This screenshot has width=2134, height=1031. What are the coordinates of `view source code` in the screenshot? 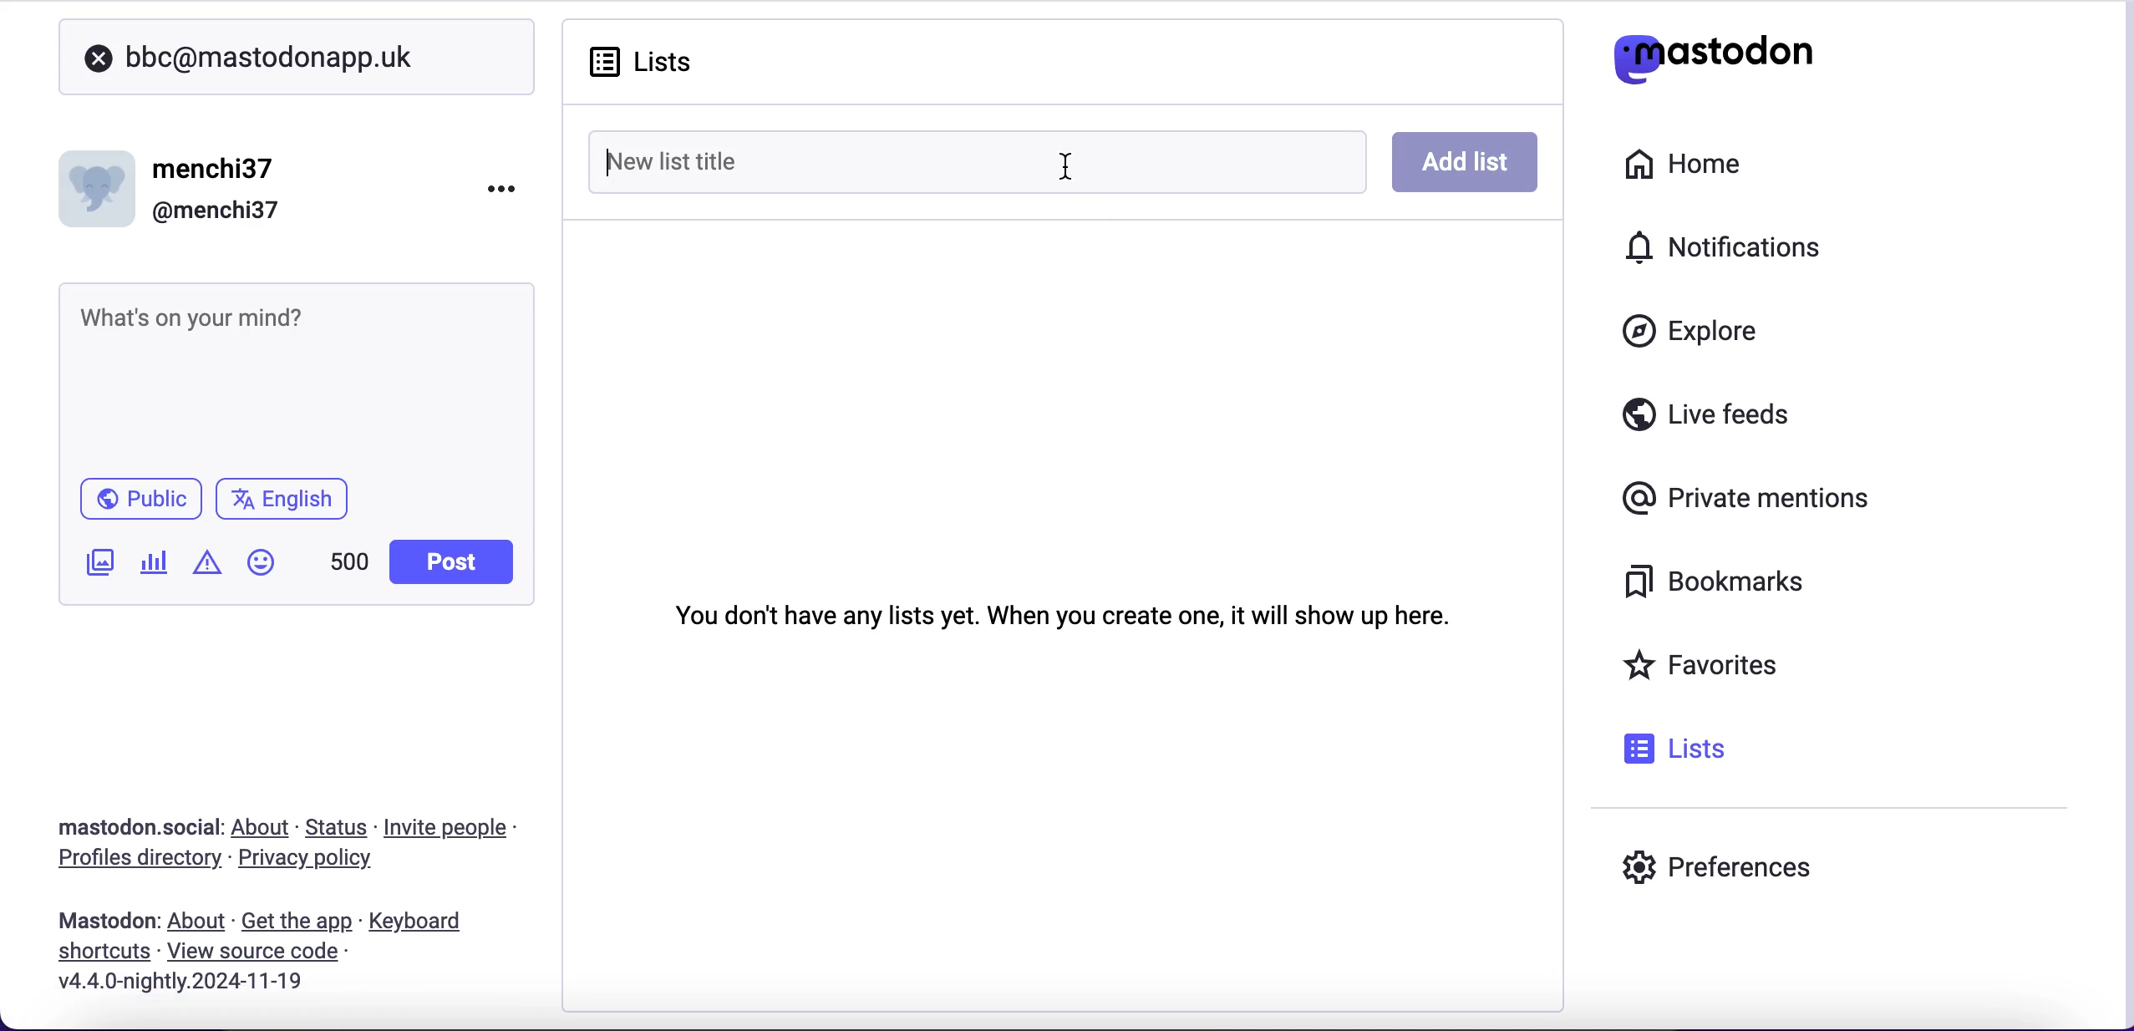 It's located at (259, 952).